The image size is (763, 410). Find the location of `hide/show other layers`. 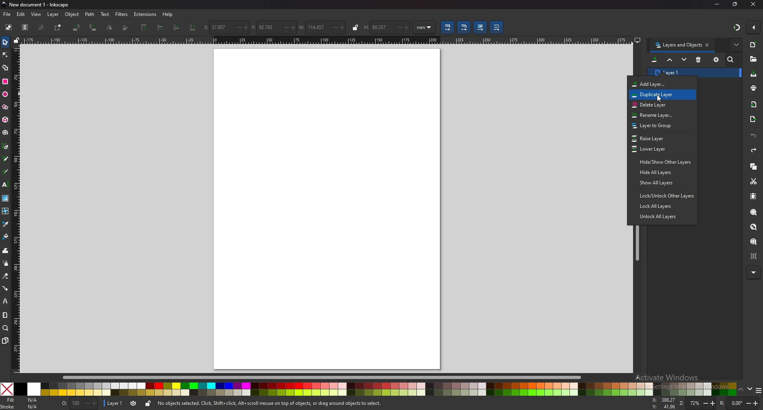

hide/show other layers is located at coordinates (661, 162).